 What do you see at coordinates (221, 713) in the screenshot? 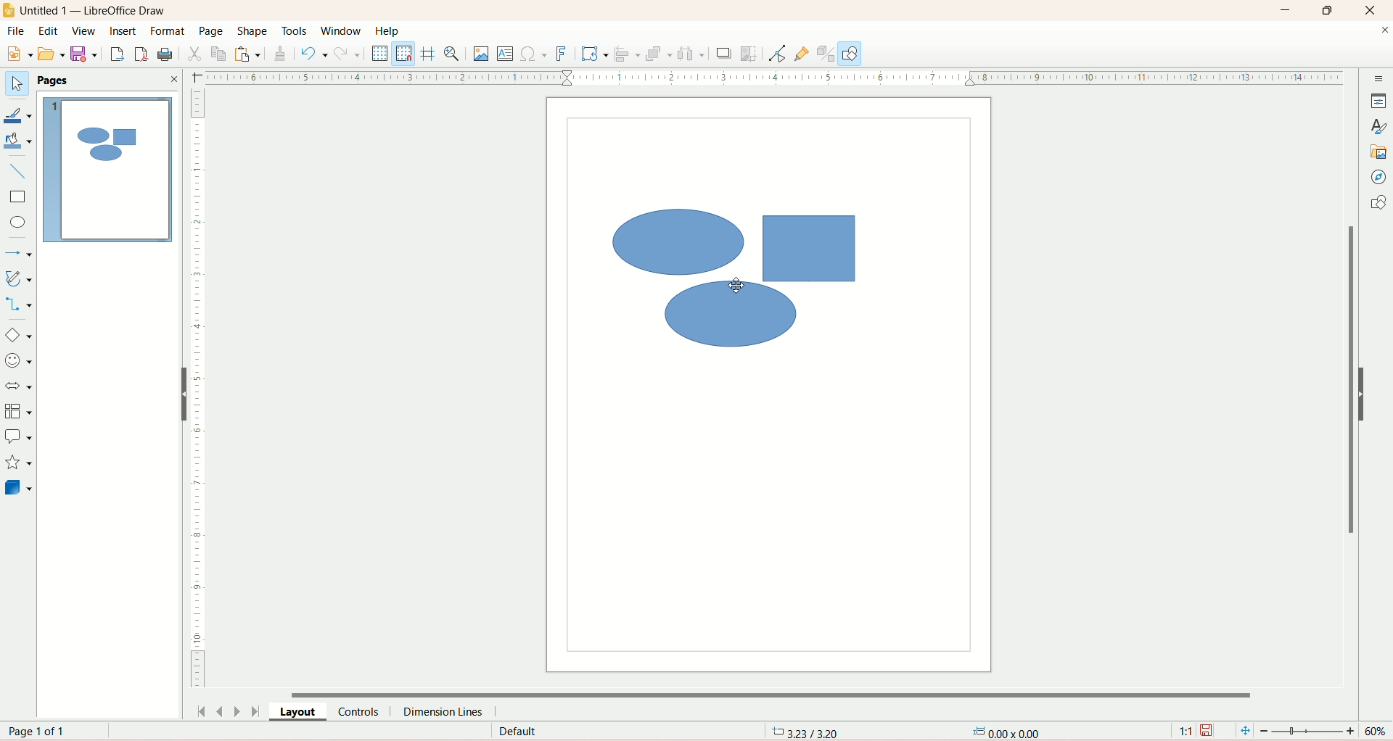
I see `previous` at bounding box center [221, 713].